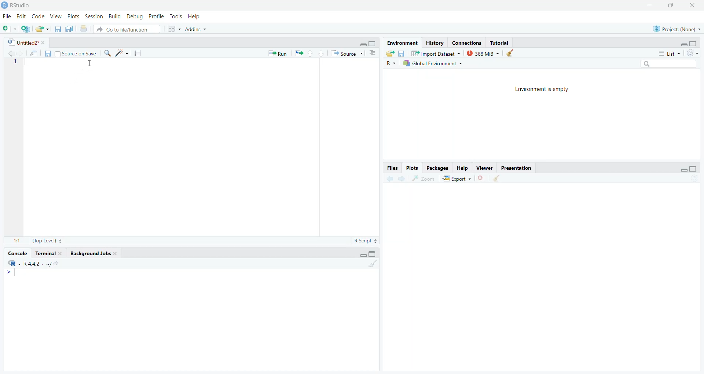 Image resolution: width=704 pixels, height=374 pixels. Describe the element at coordinates (171, 30) in the screenshot. I see `grid` at that location.